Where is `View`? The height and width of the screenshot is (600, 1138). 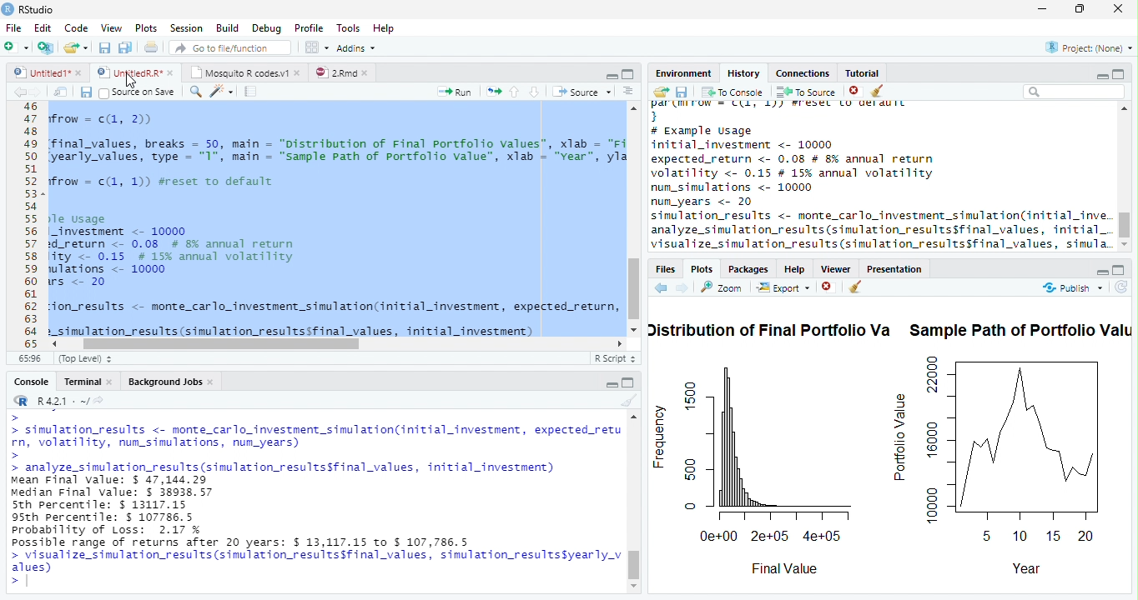 View is located at coordinates (110, 27).